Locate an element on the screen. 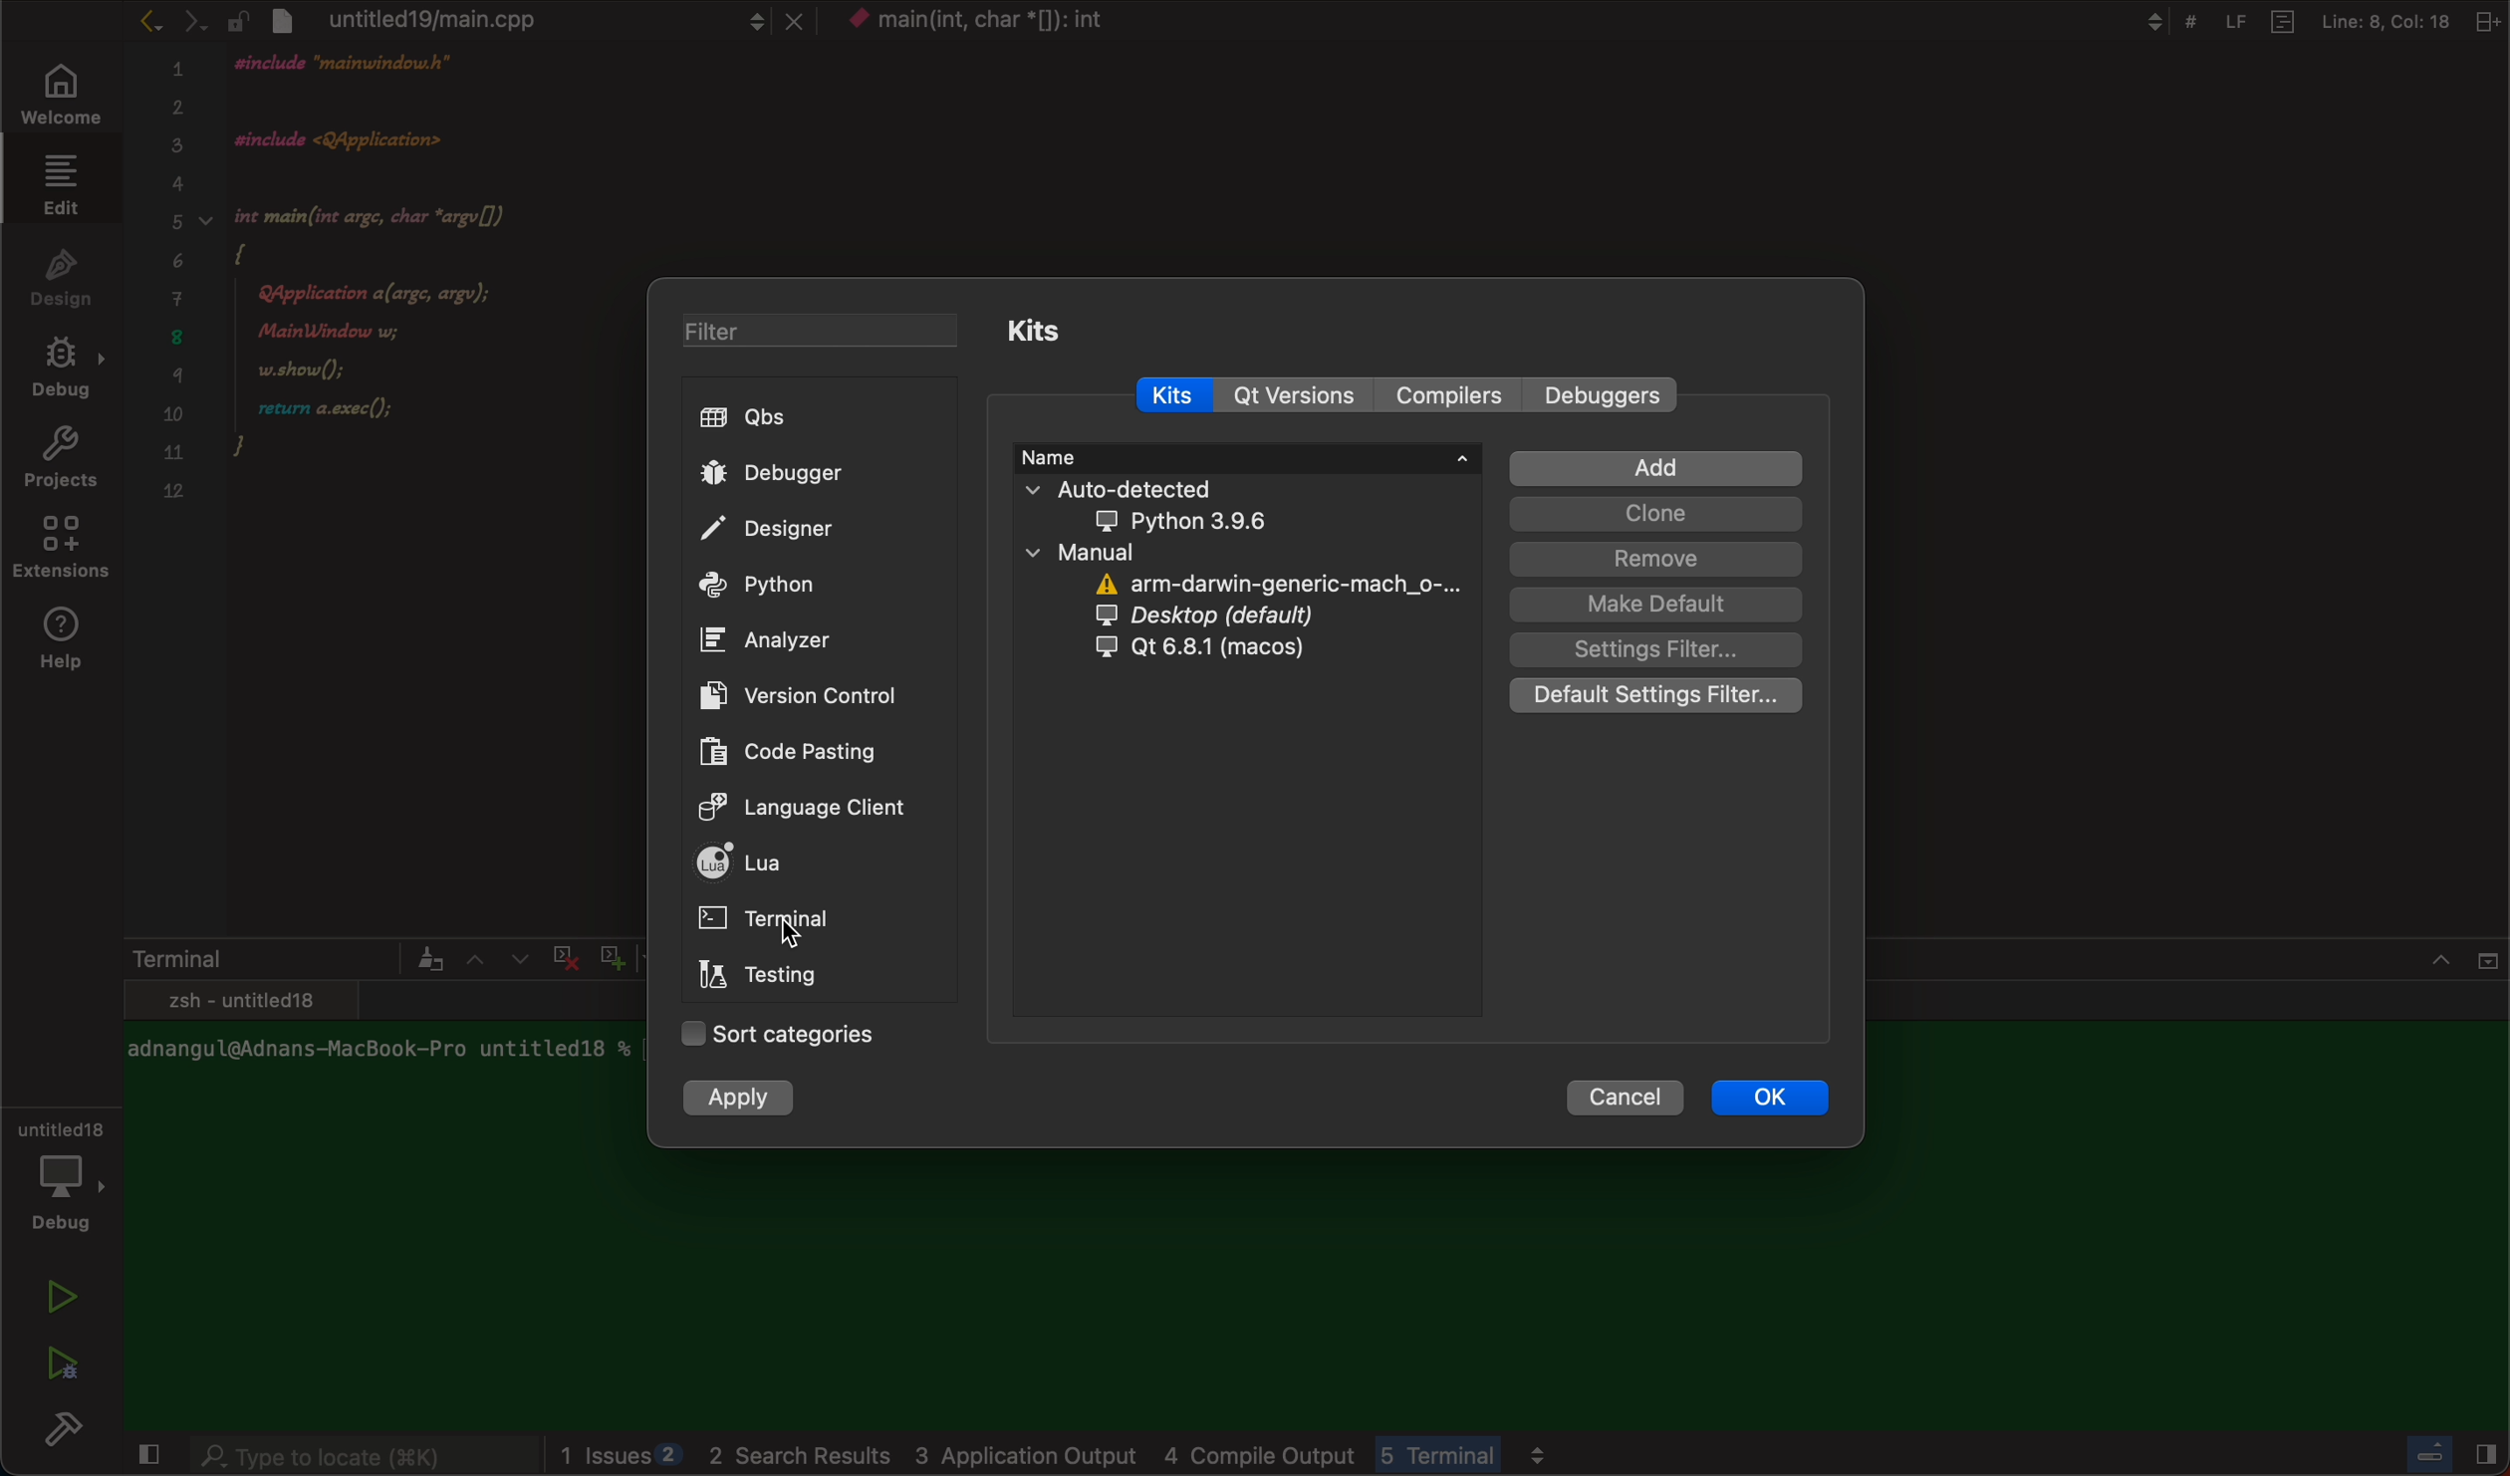  filter is located at coordinates (804, 334).